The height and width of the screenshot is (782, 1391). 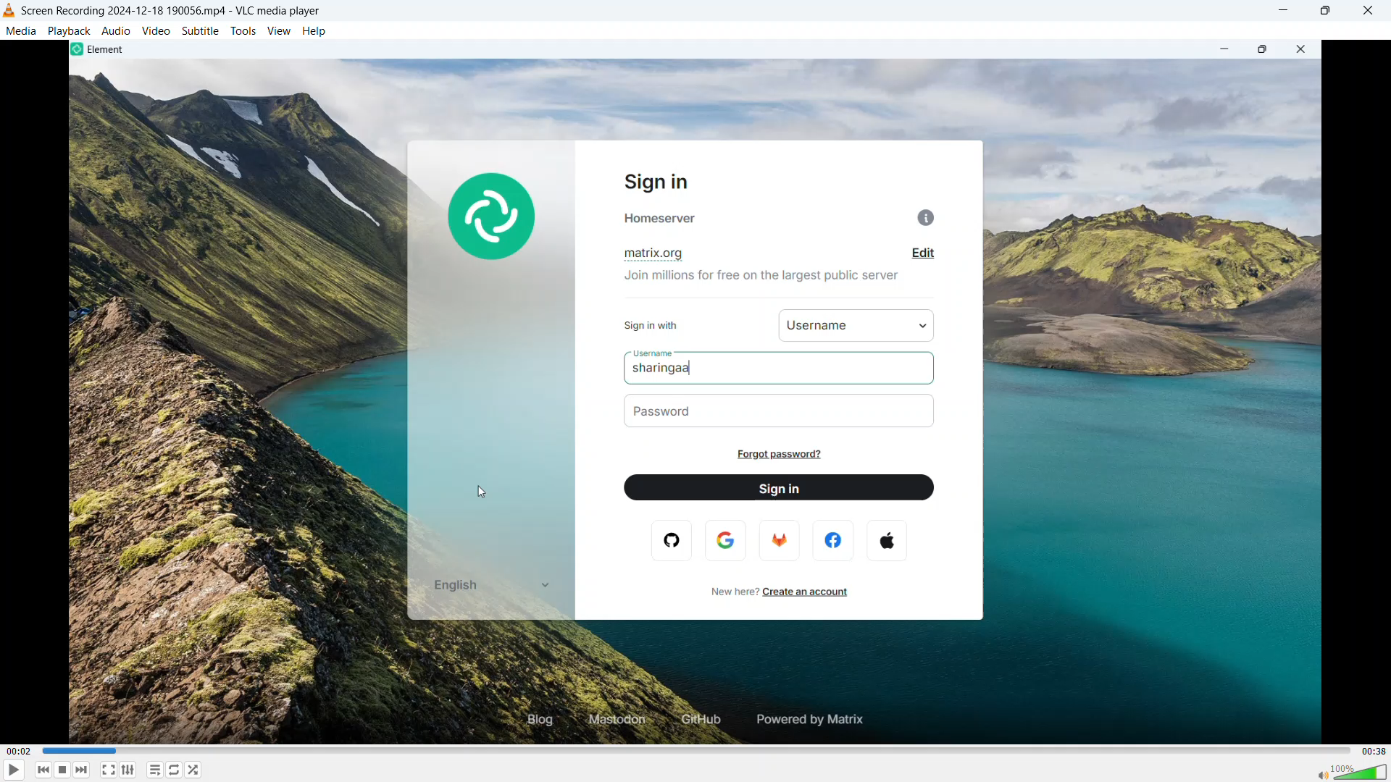 What do you see at coordinates (1353, 771) in the screenshot?
I see `Sound bar ` at bounding box center [1353, 771].